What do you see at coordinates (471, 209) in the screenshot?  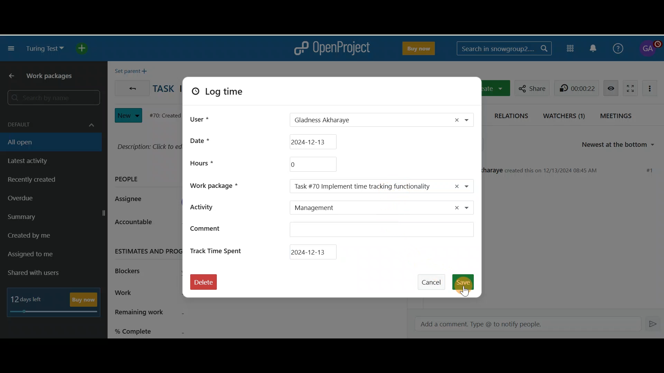 I see `Activity dropdown` at bounding box center [471, 209].